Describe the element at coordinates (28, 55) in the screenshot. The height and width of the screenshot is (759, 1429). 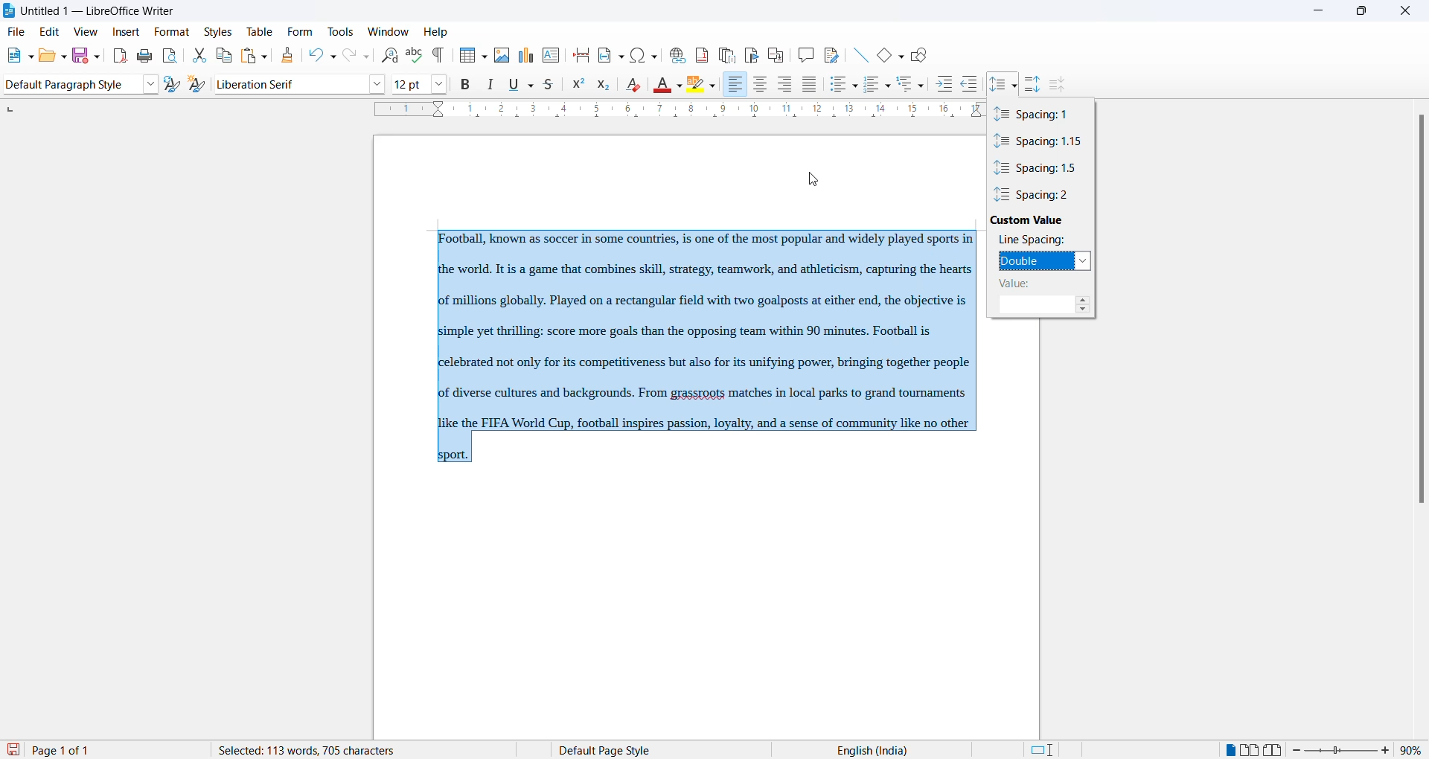
I see `new file options` at that location.